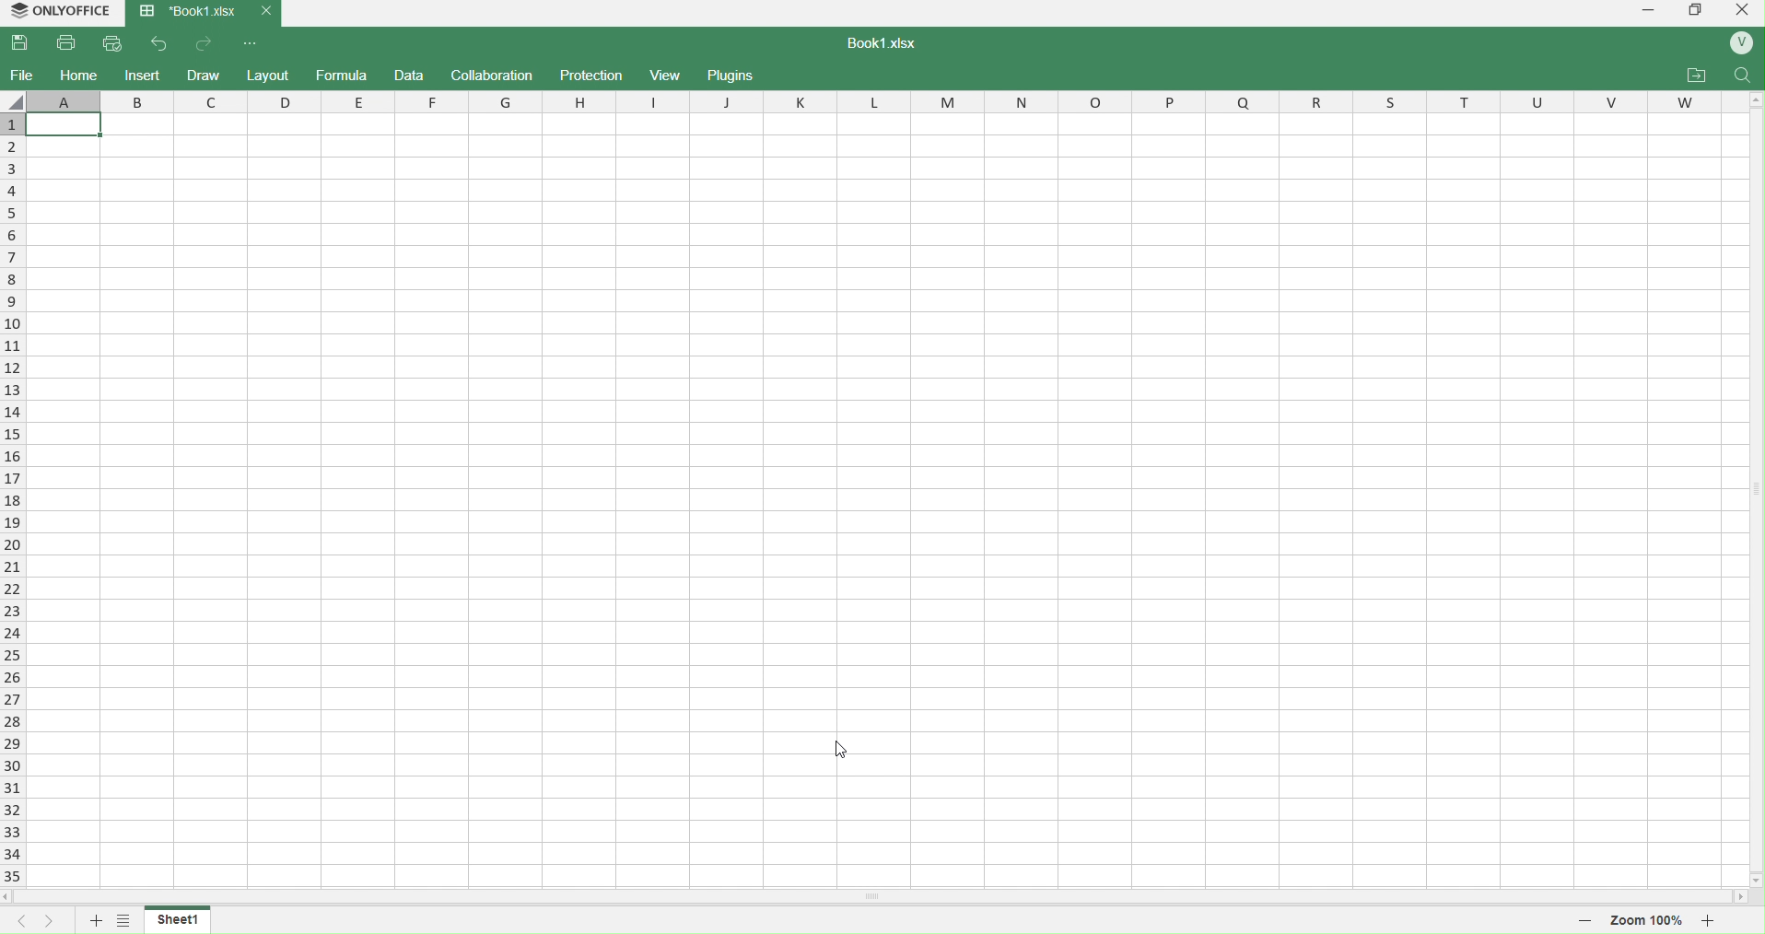  I want to click on search, so click(1744, 75).